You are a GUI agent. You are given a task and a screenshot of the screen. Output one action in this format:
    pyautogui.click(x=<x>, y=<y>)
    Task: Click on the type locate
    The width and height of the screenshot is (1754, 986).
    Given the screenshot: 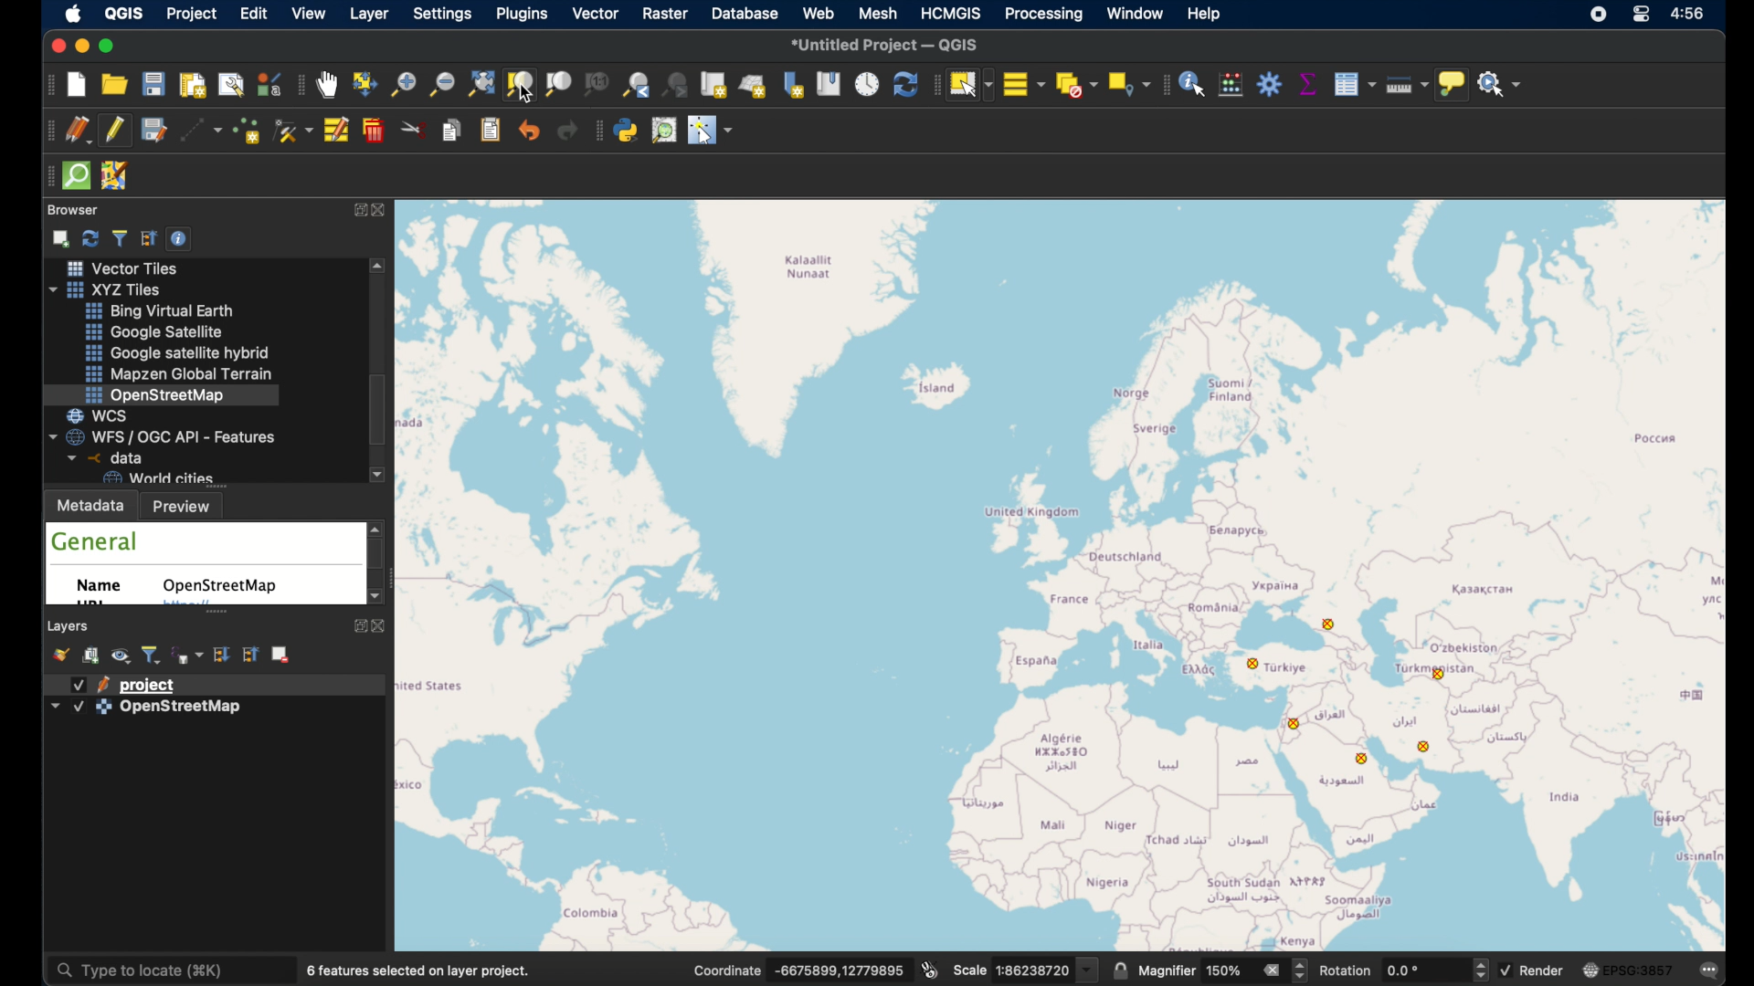 What is the action you would take?
    pyautogui.click(x=139, y=972)
    